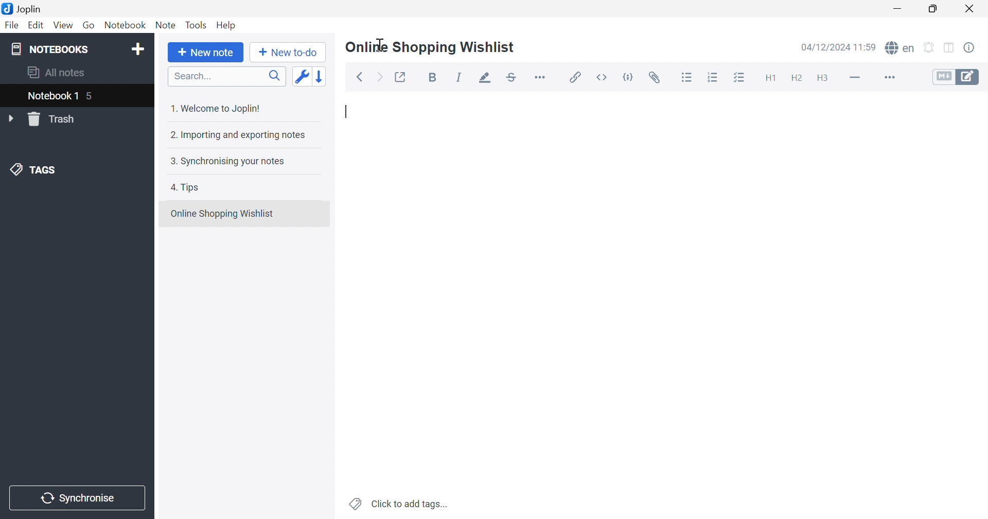  What do you see at coordinates (23, 9) in the screenshot?
I see `Joplin` at bounding box center [23, 9].